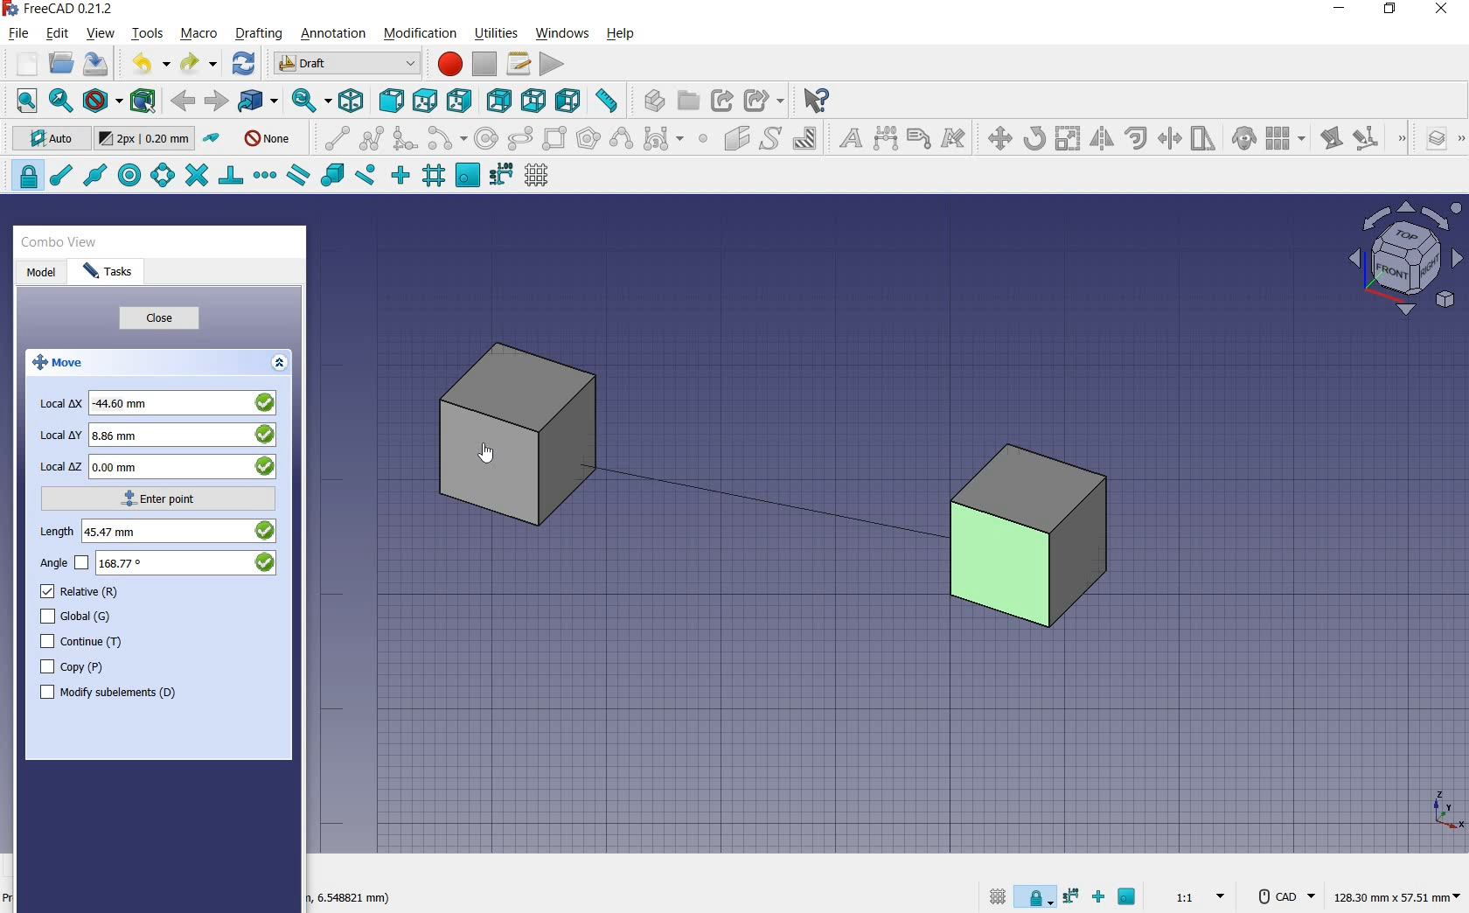 Image resolution: width=1469 pixels, height=913 pixels. What do you see at coordinates (1199, 896) in the screenshot?
I see `set scale` at bounding box center [1199, 896].